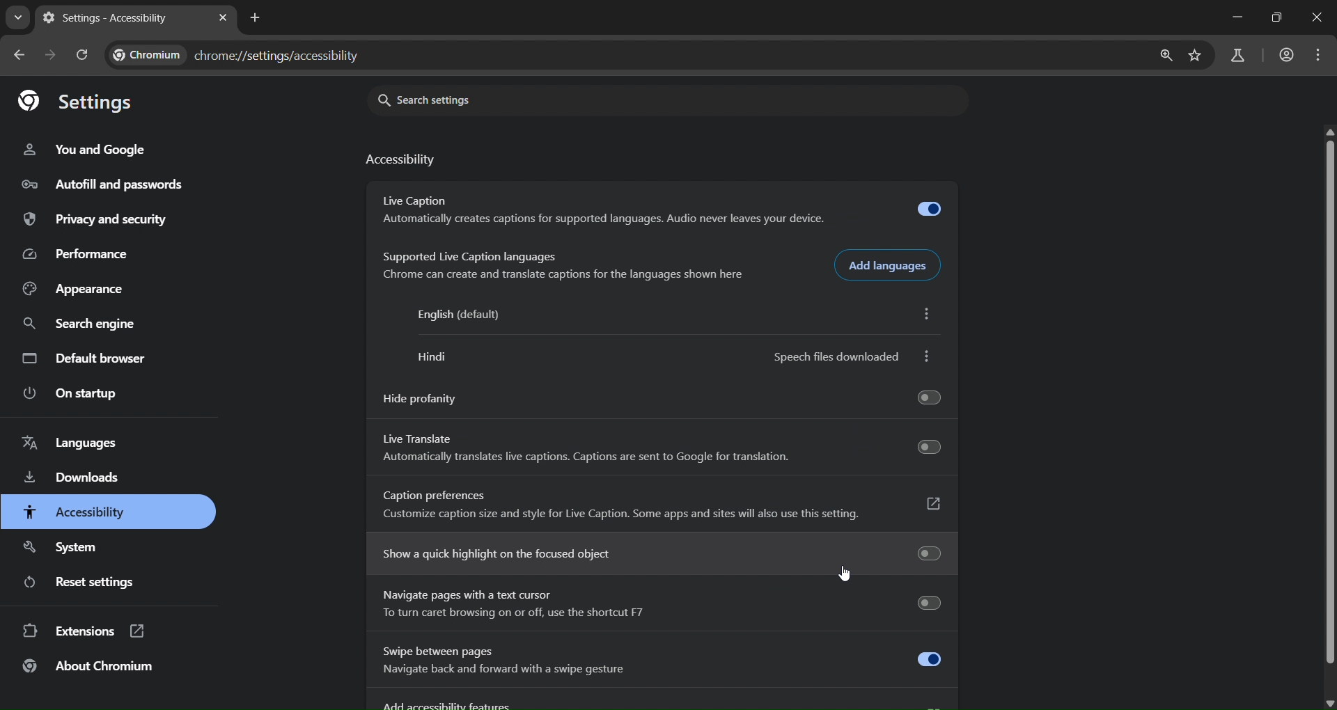  Describe the element at coordinates (471, 98) in the screenshot. I see `search settings` at that location.